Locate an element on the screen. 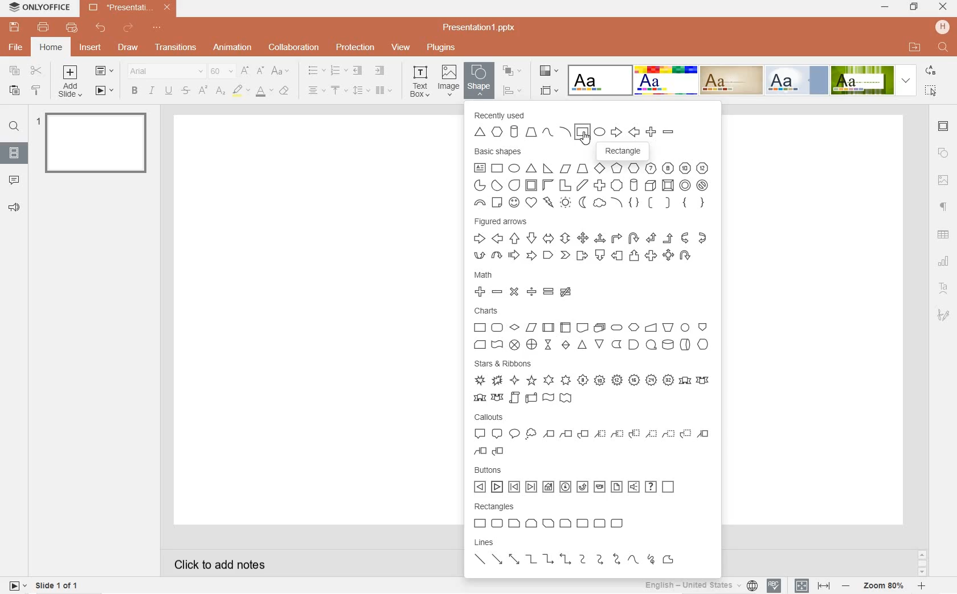 This screenshot has width=957, height=594. cut is located at coordinates (36, 71).